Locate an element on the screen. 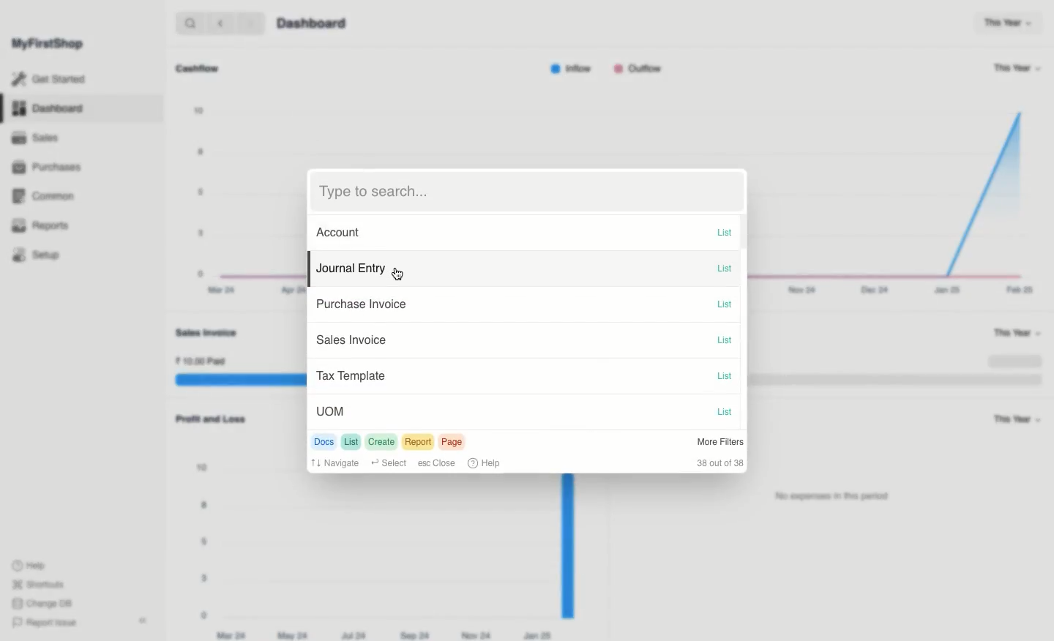 The image size is (1054, 641). cursor is located at coordinates (397, 275).